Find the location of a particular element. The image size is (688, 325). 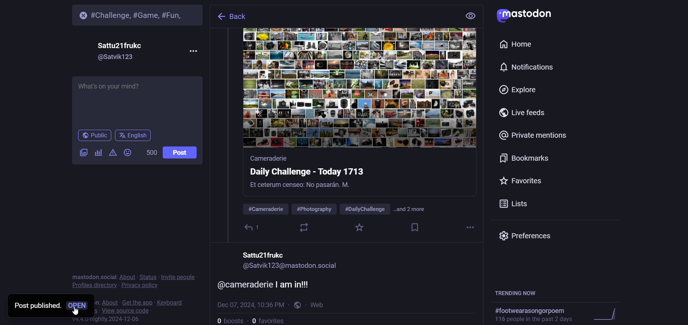

more is located at coordinates (468, 226).